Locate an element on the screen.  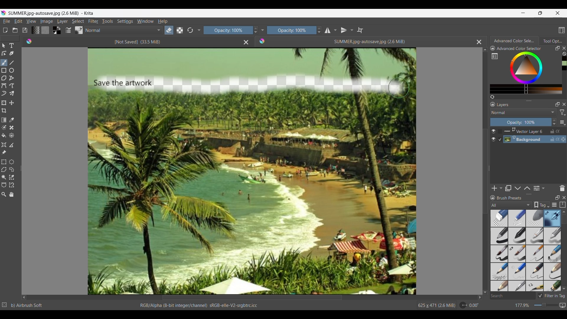
Layer mode options is located at coordinates (523, 112).